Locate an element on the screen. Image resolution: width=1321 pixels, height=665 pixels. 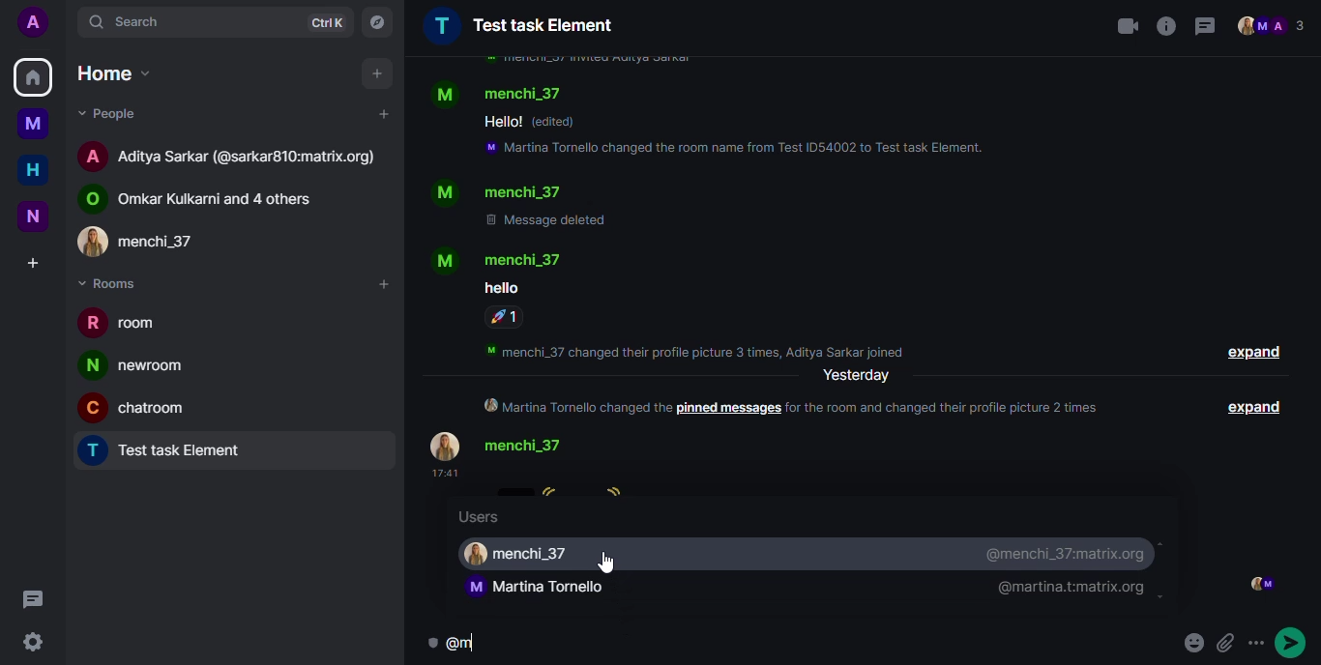
cursor is located at coordinates (614, 563).